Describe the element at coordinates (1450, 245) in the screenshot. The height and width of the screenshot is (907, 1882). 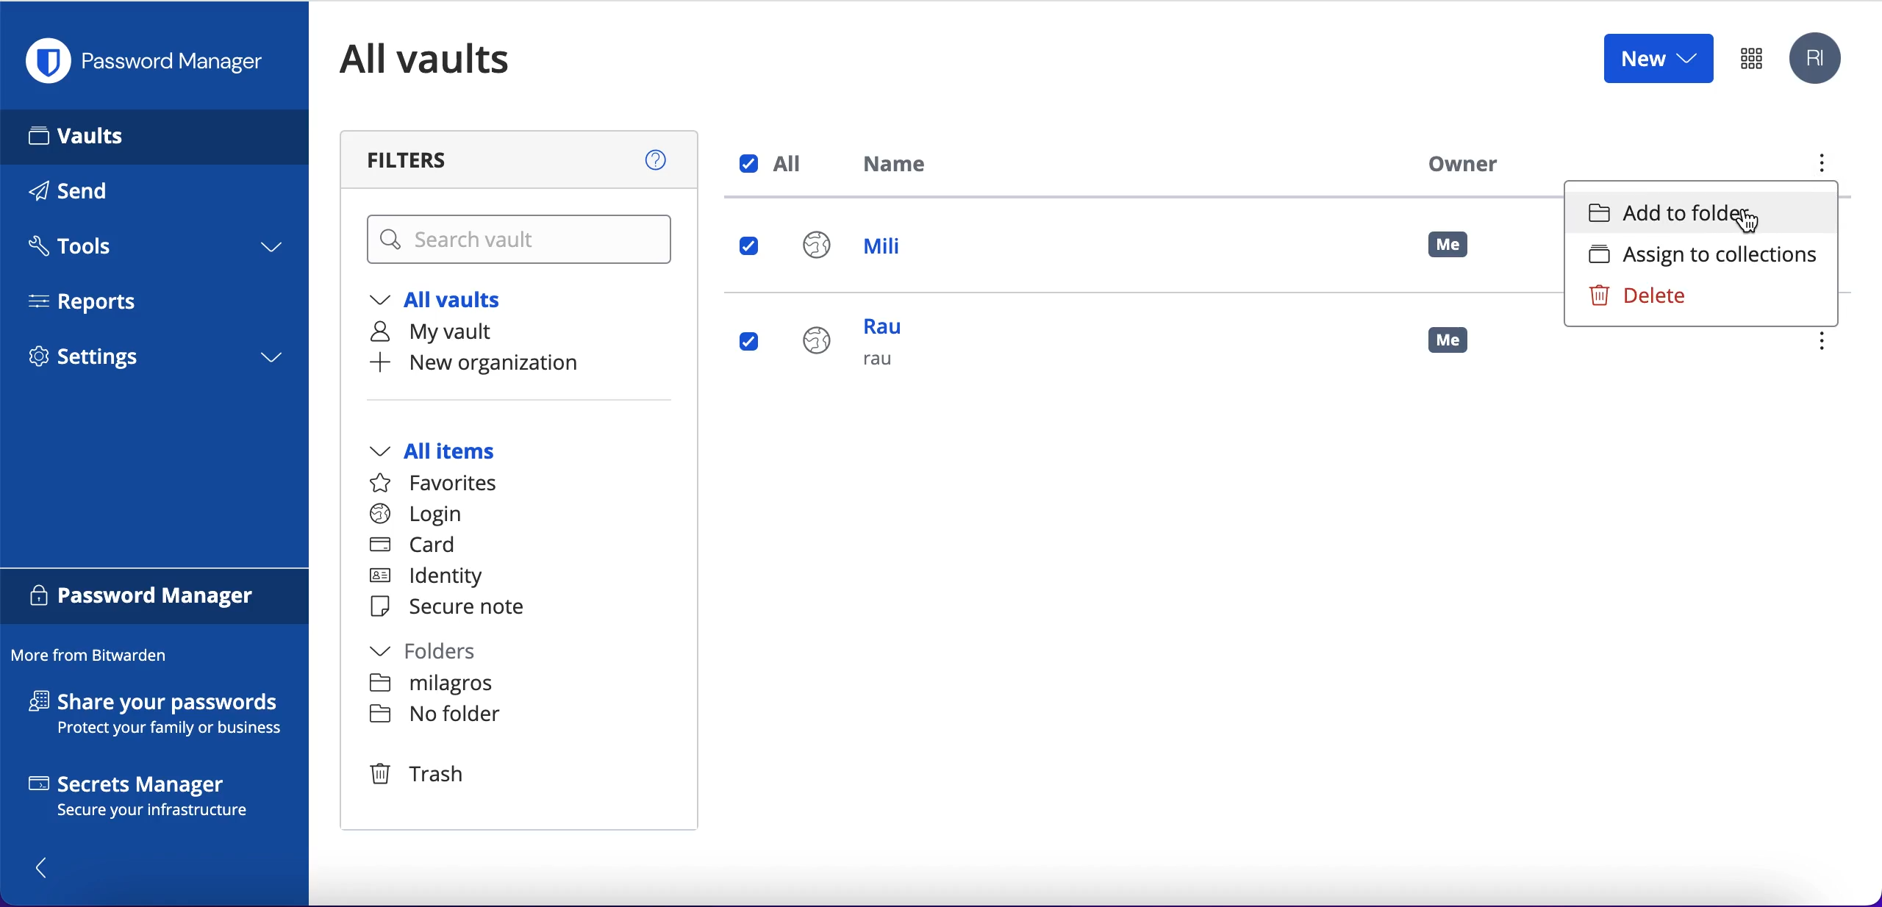
I see `me` at that location.